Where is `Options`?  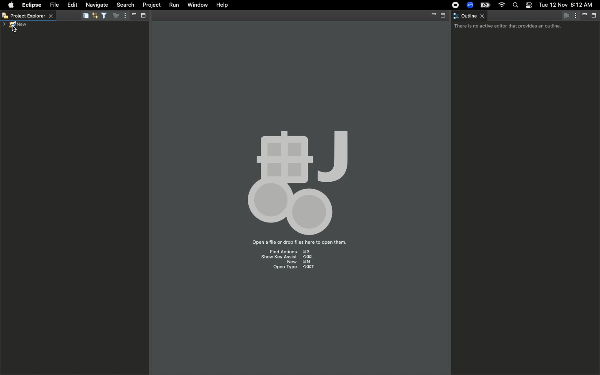 Options is located at coordinates (577, 16).